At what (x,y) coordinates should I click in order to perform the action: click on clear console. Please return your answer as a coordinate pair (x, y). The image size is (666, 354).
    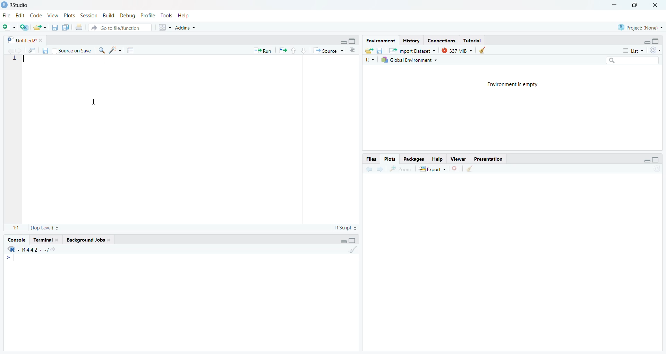
    Looking at the image, I should click on (352, 250).